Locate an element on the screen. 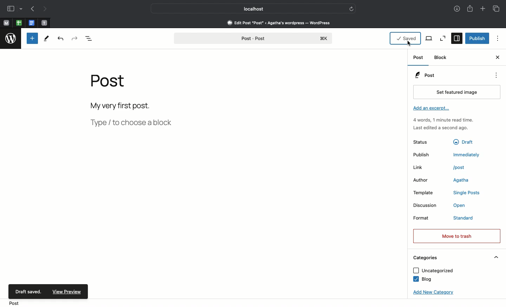 This screenshot has height=307, width=506. Maximize is located at coordinates (442, 38).